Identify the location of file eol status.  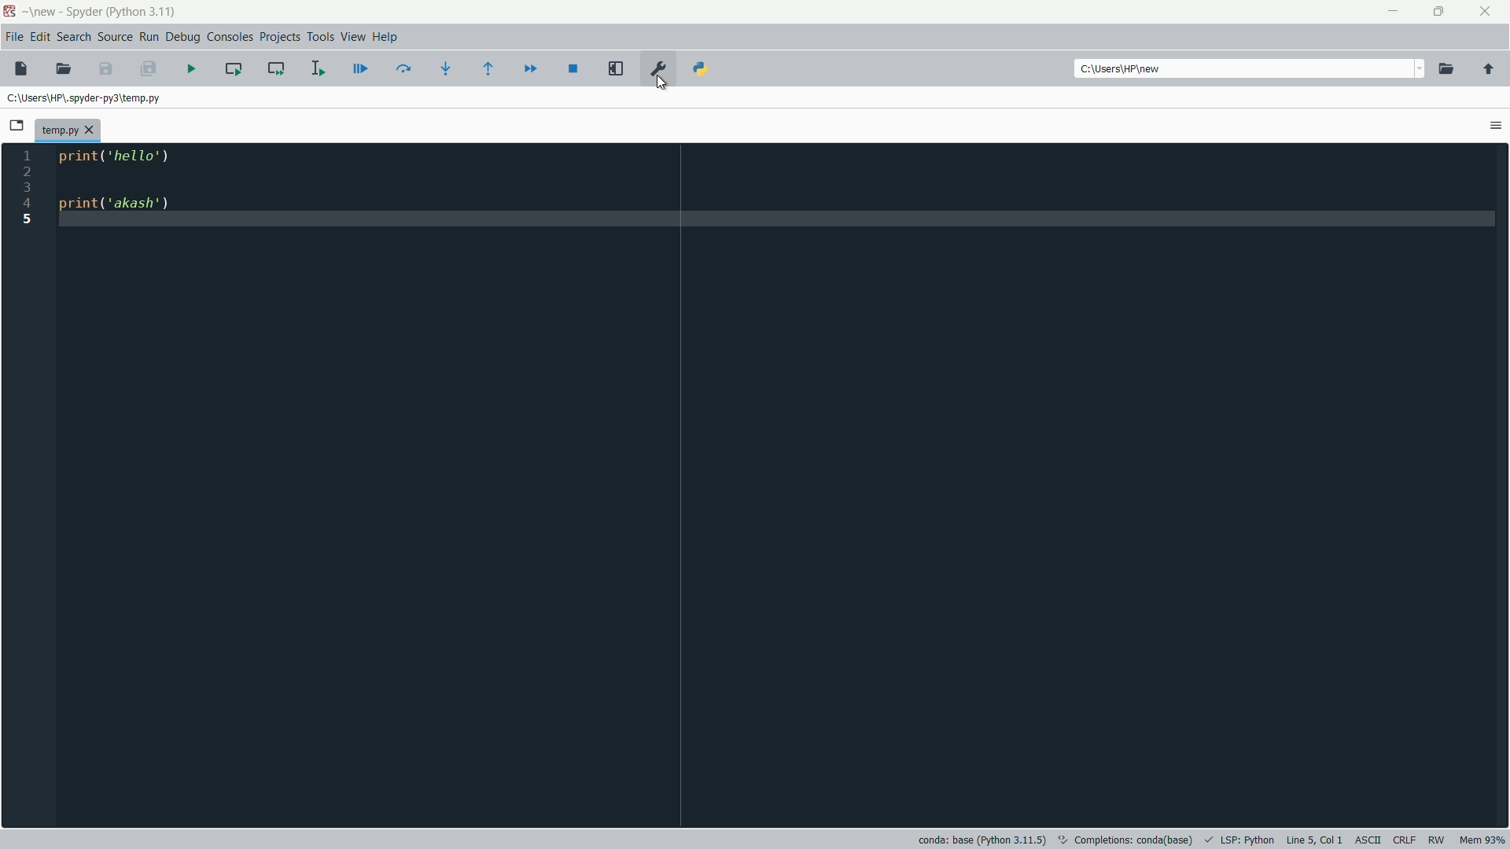
(1403, 840).